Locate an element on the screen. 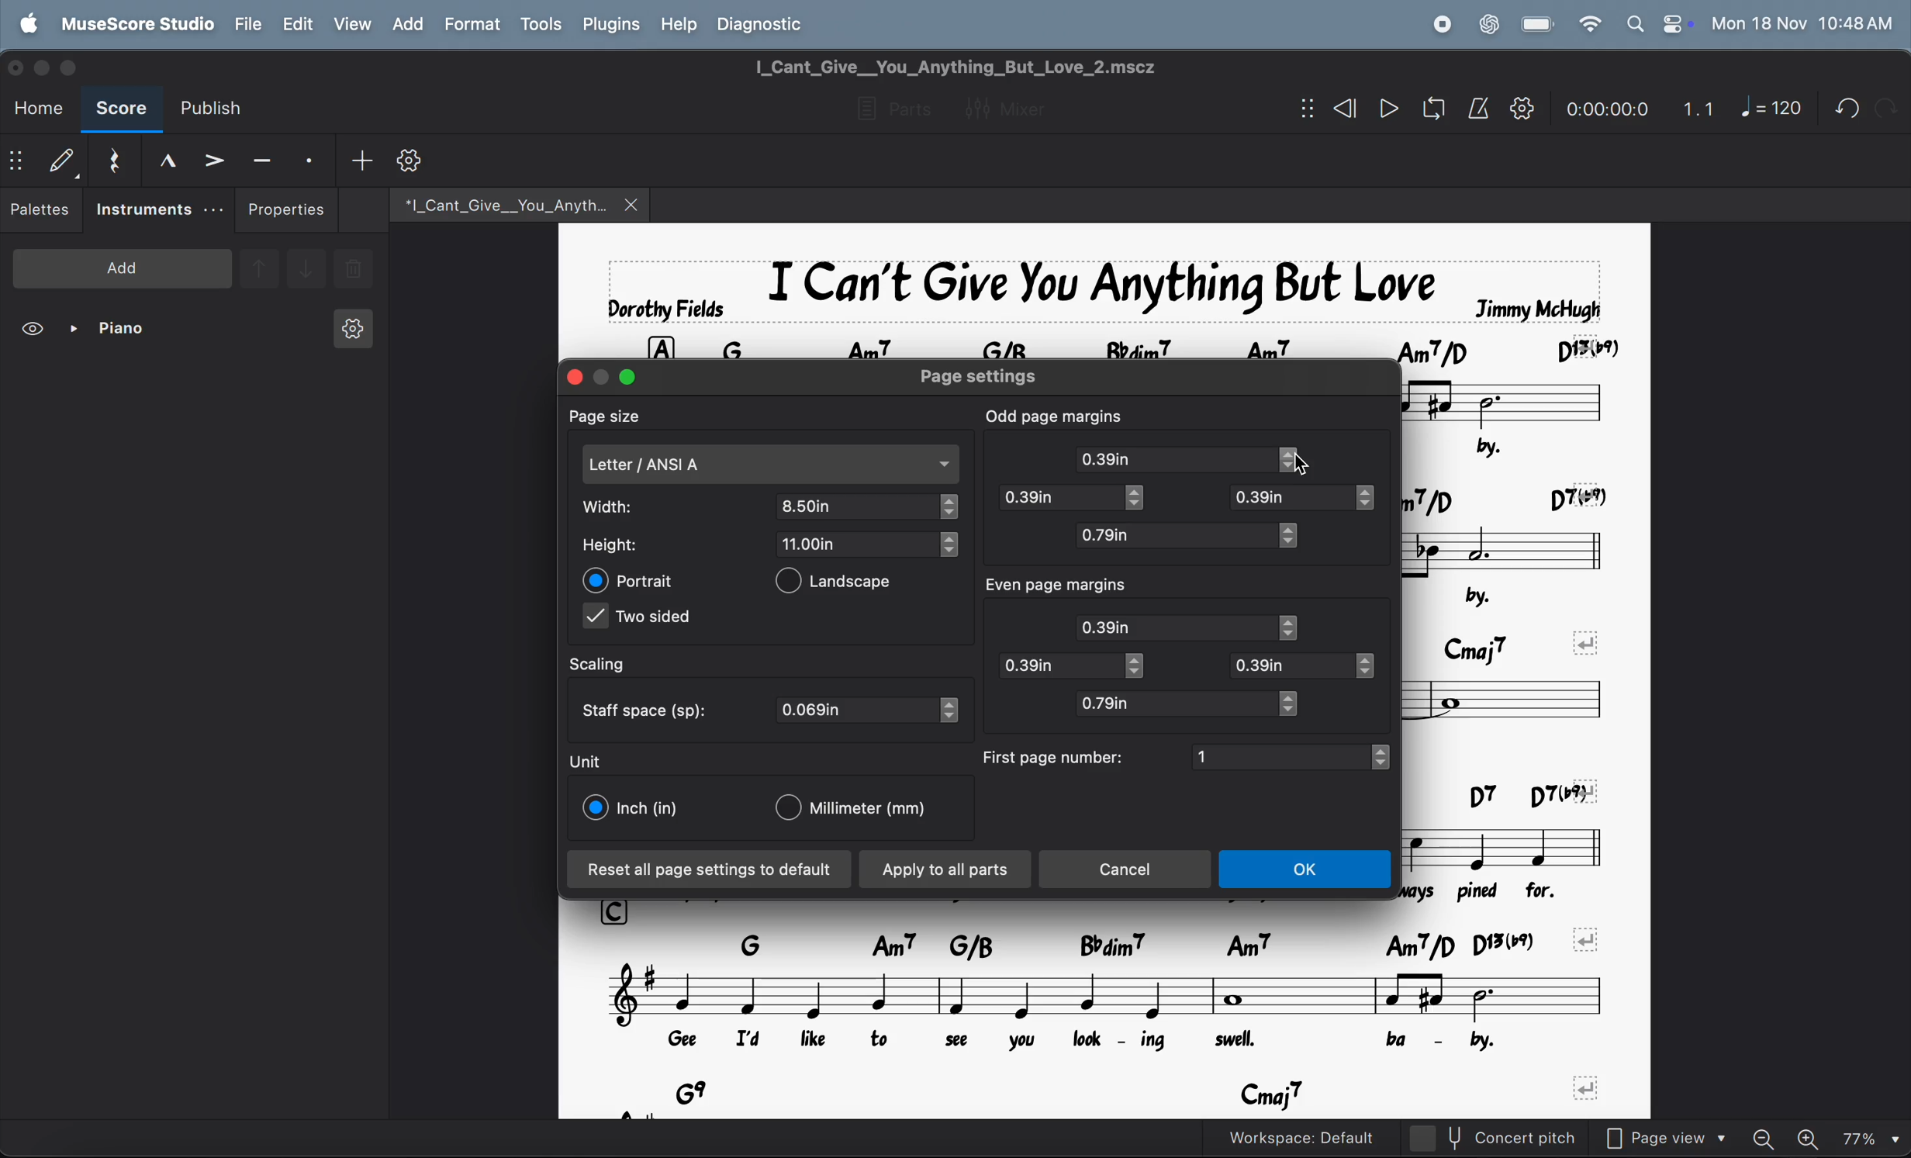 This screenshot has width=1911, height=1158. 1.1 is located at coordinates (1698, 105).